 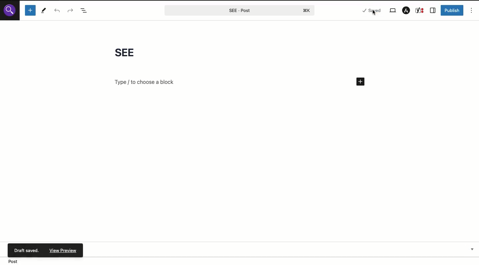 What do you see at coordinates (57, 10) in the screenshot?
I see `Undo` at bounding box center [57, 10].